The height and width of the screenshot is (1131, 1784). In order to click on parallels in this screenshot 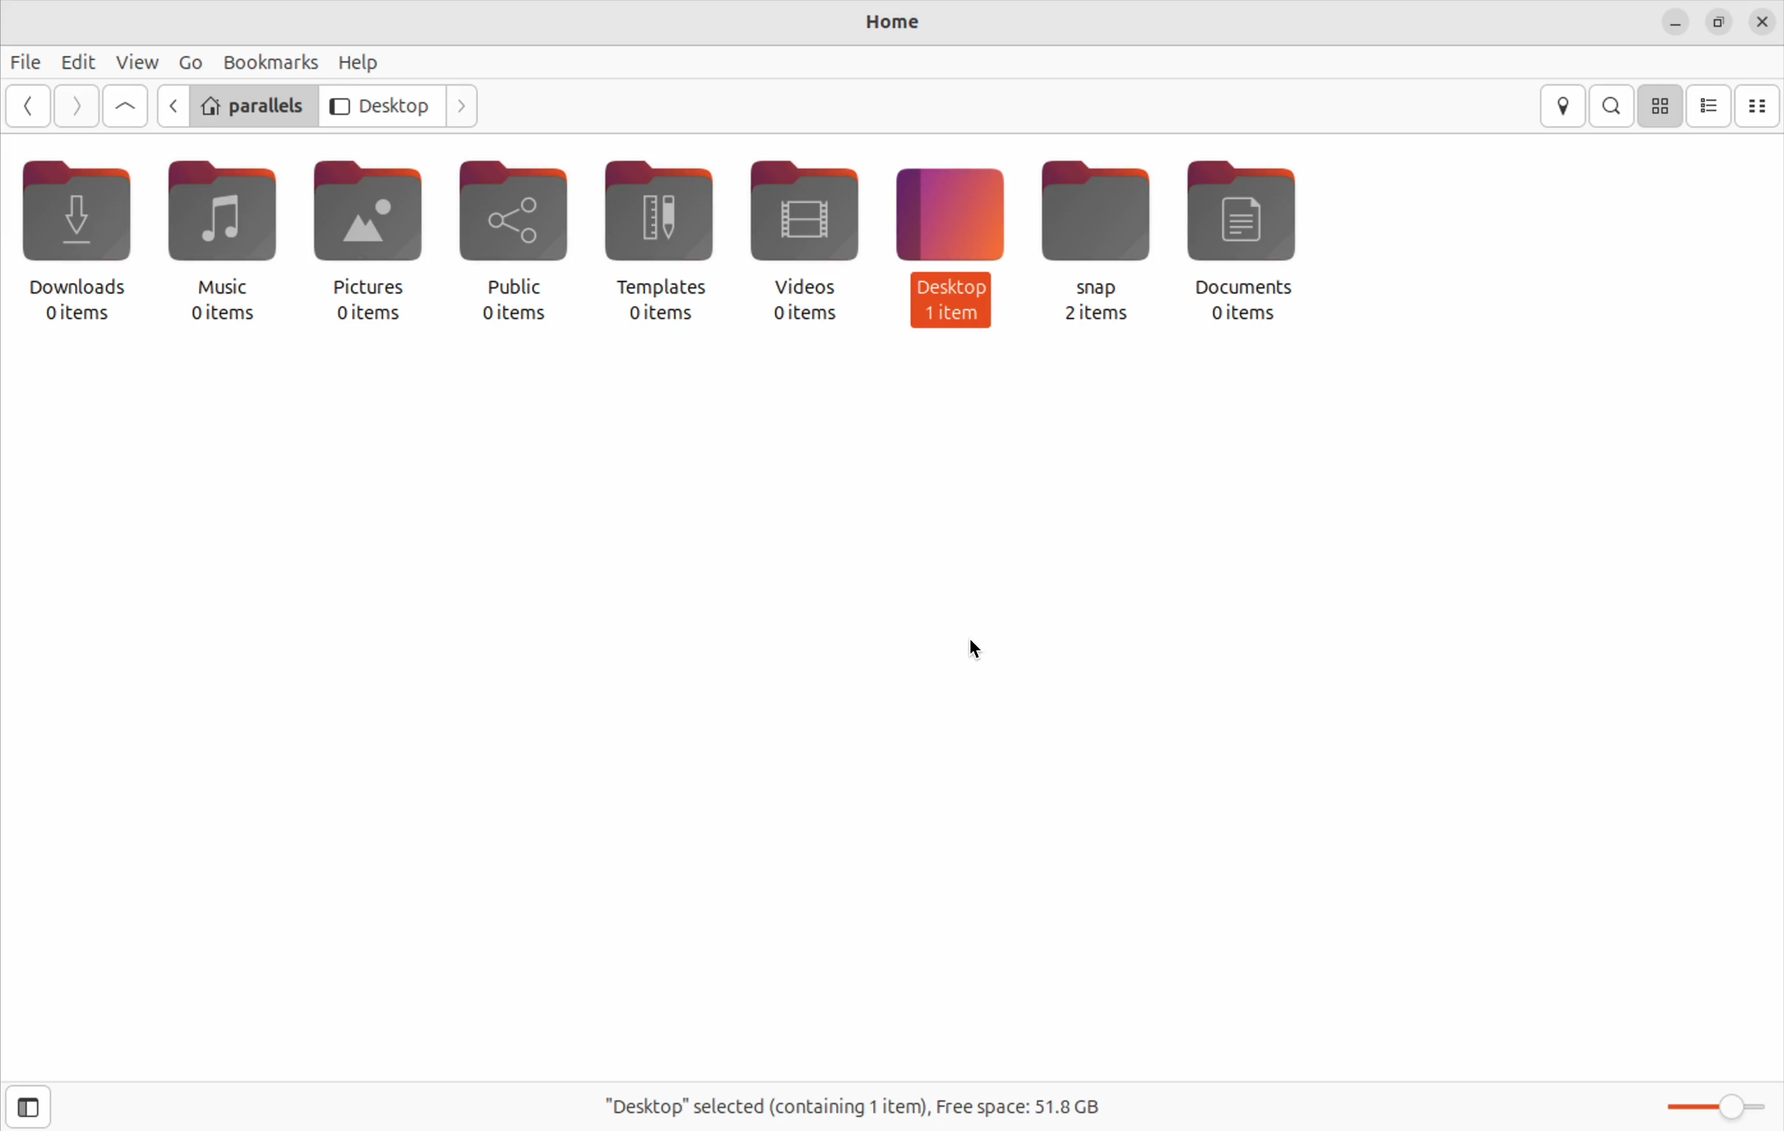, I will do `click(249, 104)`.